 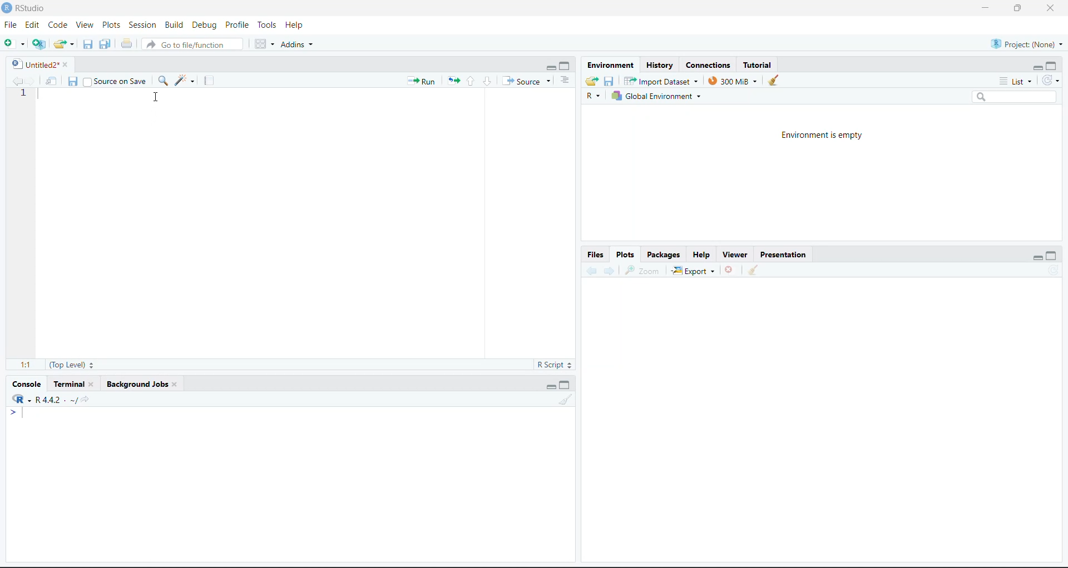 What do you see at coordinates (592, 81) in the screenshot?
I see `load workspace` at bounding box center [592, 81].